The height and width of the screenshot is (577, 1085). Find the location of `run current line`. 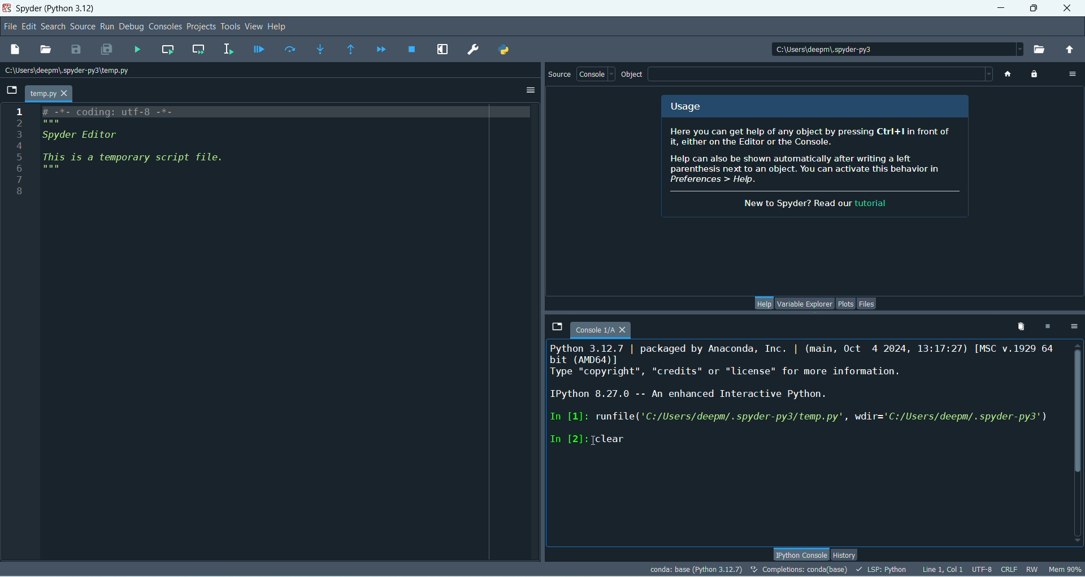

run current line is located at coordinates (290, 50).